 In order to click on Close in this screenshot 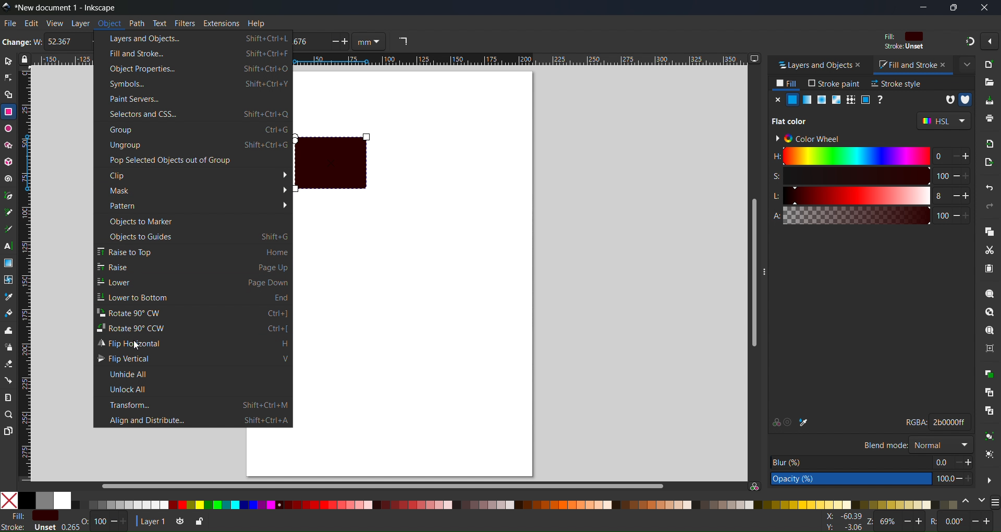, I will do `click(776, 100)`.